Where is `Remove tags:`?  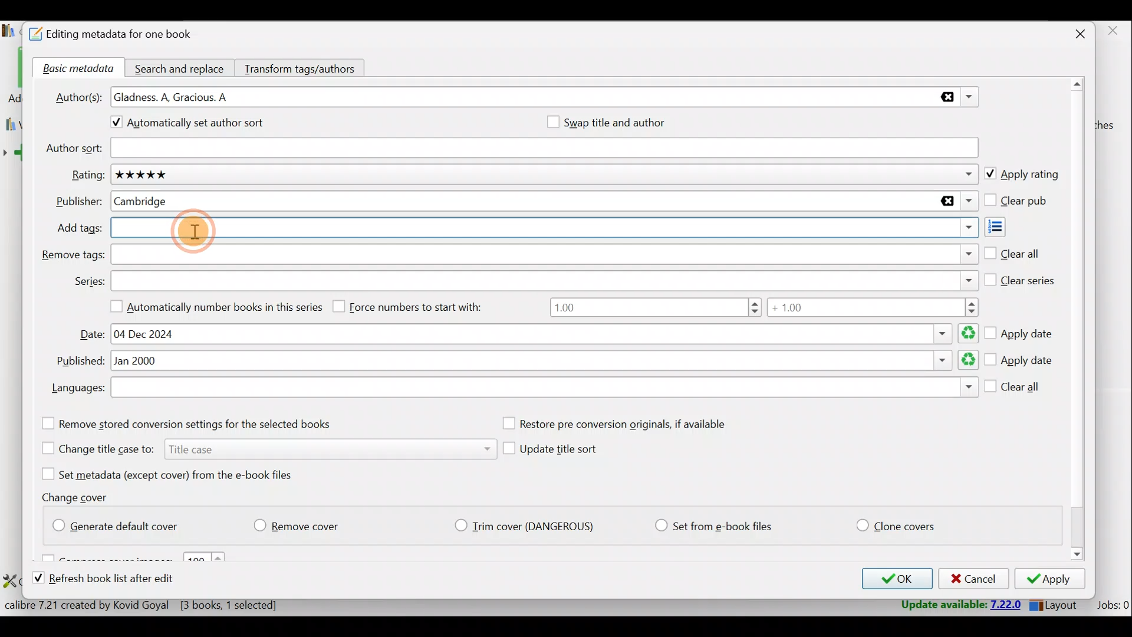
Remove tags: is located at coordinates (72, 255).